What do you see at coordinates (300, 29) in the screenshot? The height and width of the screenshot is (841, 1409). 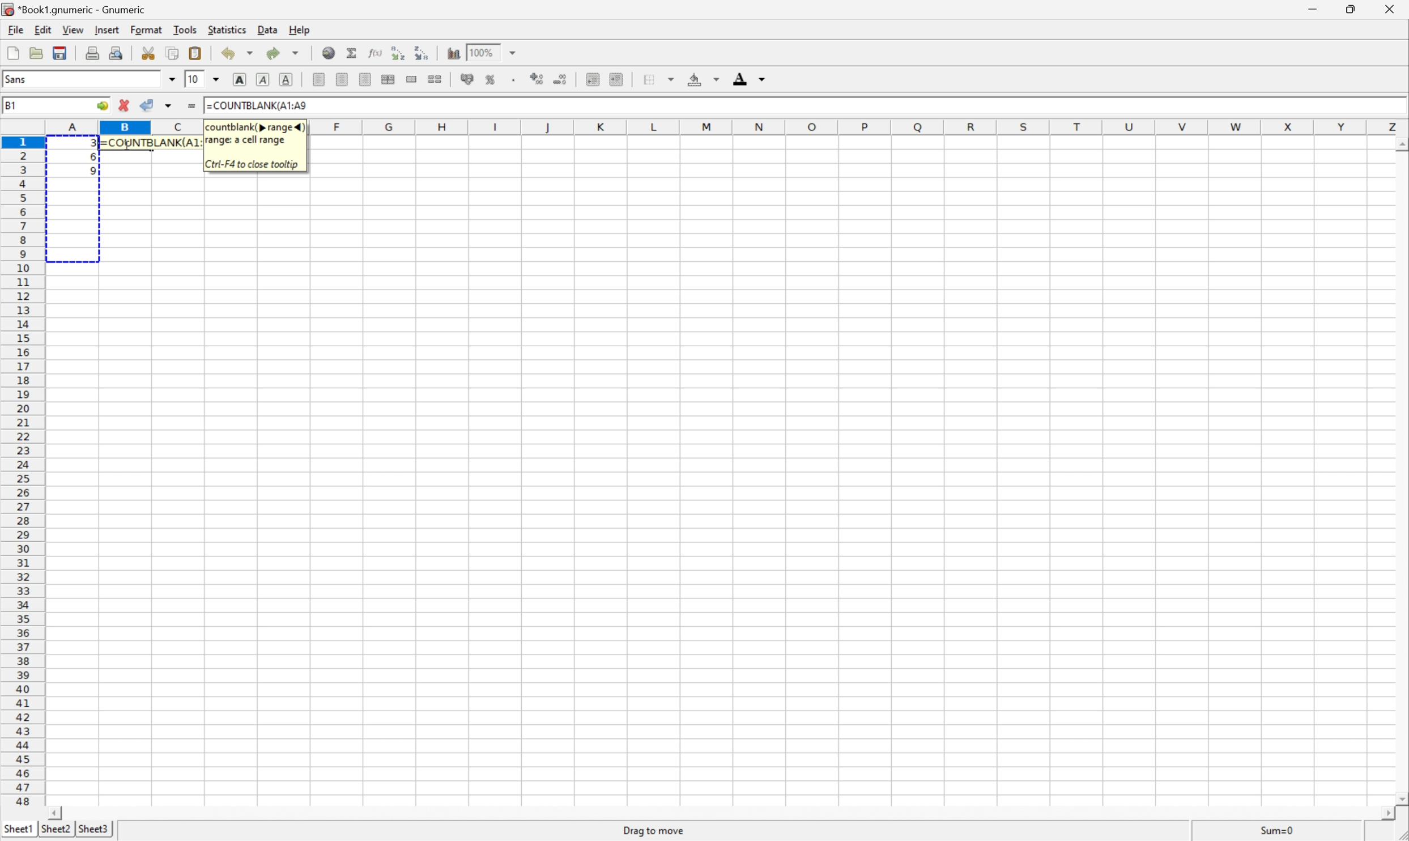 I see `Help` at bounding box center [300, 29].